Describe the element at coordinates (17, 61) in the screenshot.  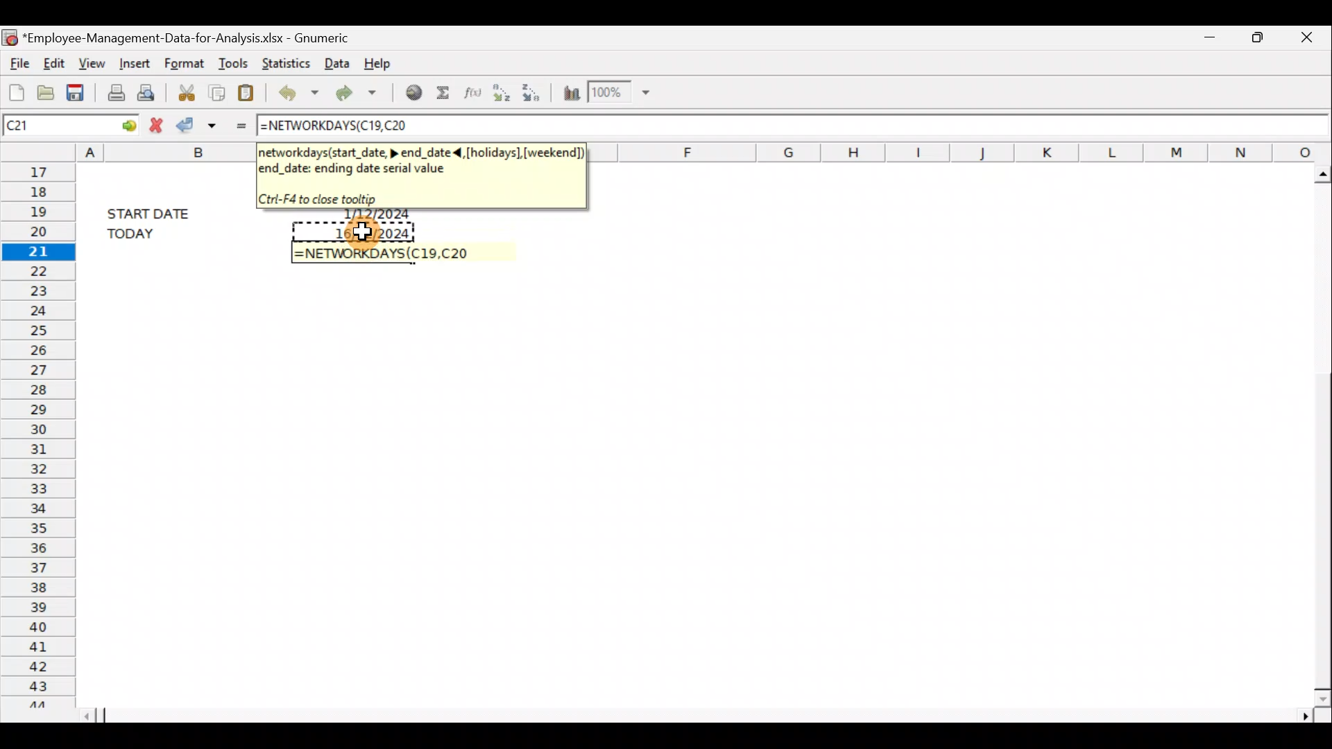
I see `File` at that location.